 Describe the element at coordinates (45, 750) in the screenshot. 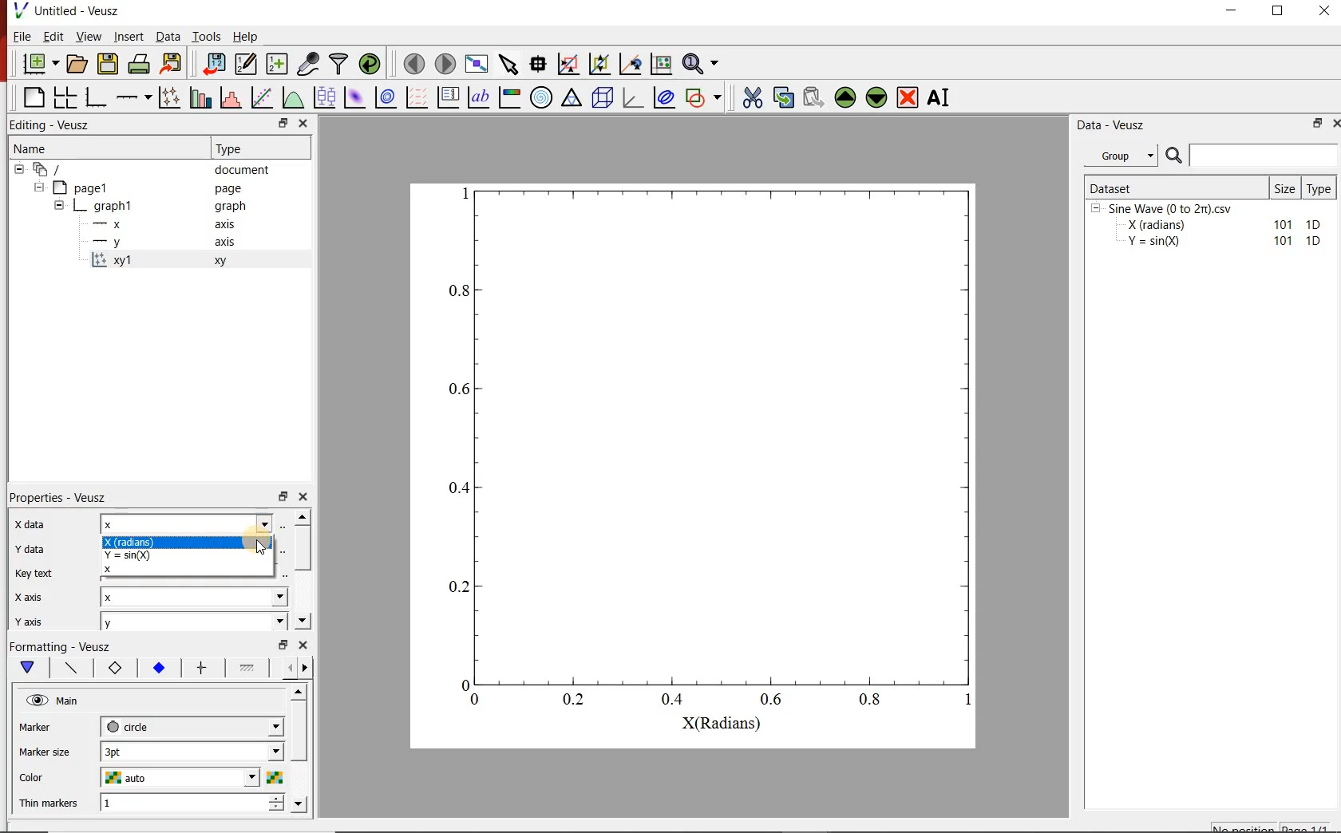

I see `Auto mirror` at that location.